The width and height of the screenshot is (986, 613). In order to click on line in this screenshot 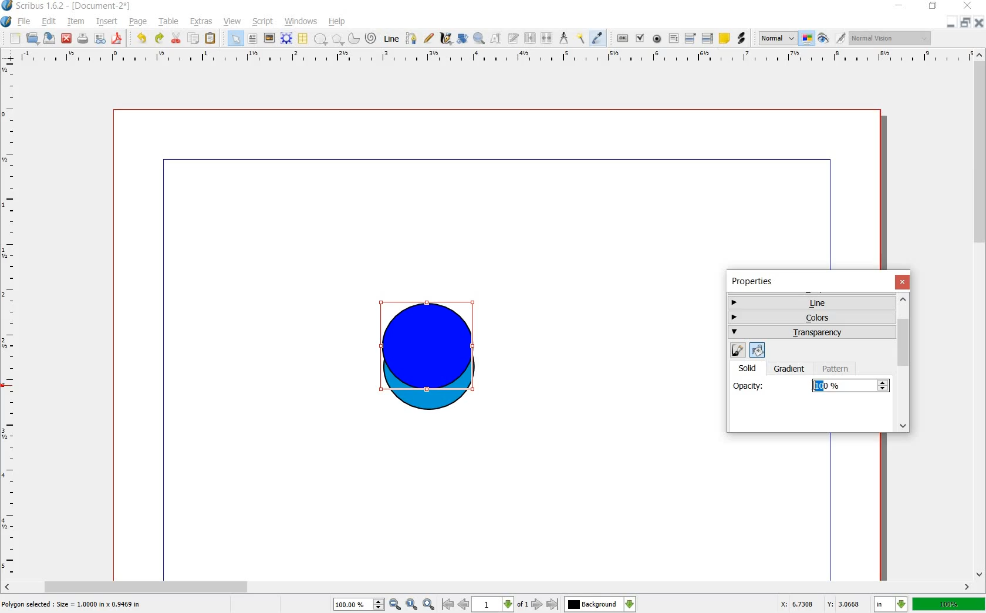, I will do `click(810, 302)`.